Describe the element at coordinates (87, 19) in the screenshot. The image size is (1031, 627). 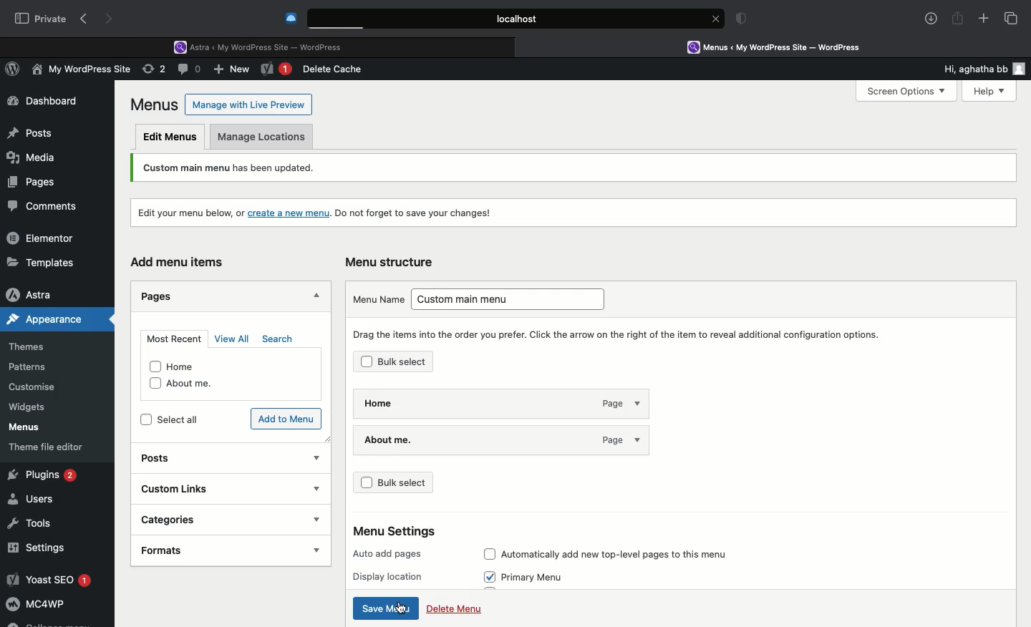
I see `Back` at that location.